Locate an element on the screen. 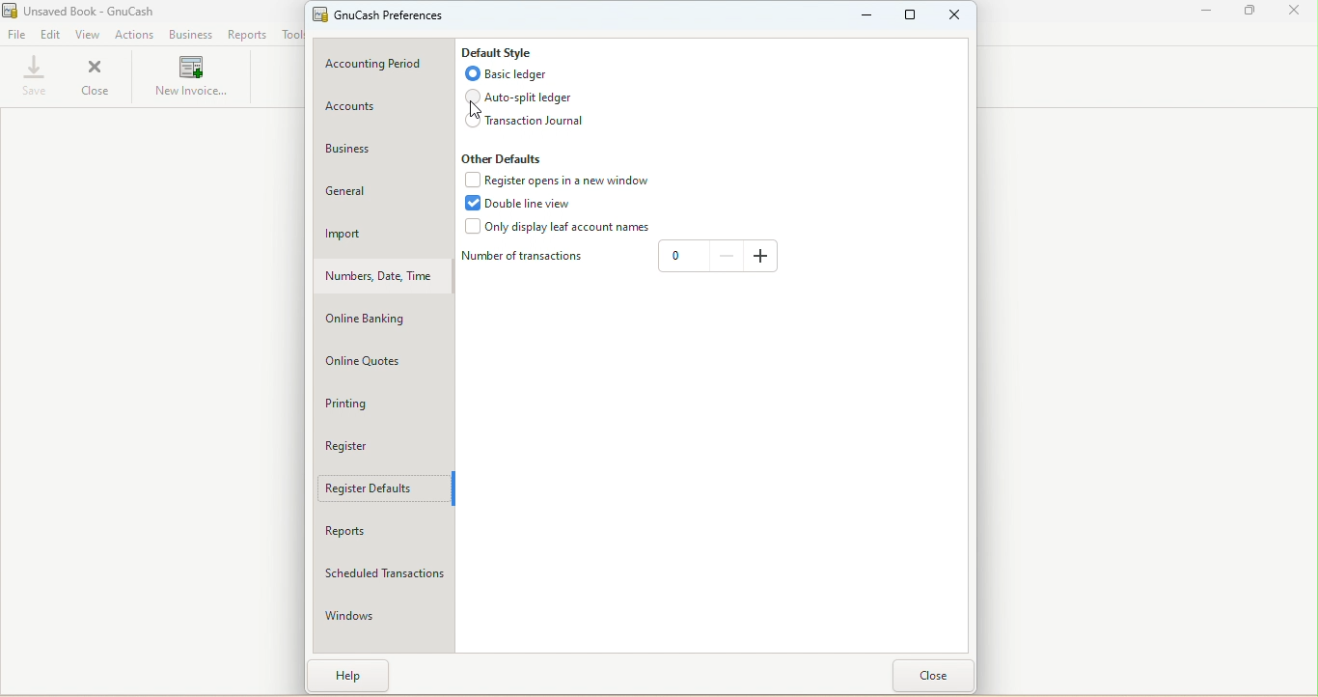 This screenshot has width=1318, height=697. Scheduled transactions is located at coordinates (384, 572).